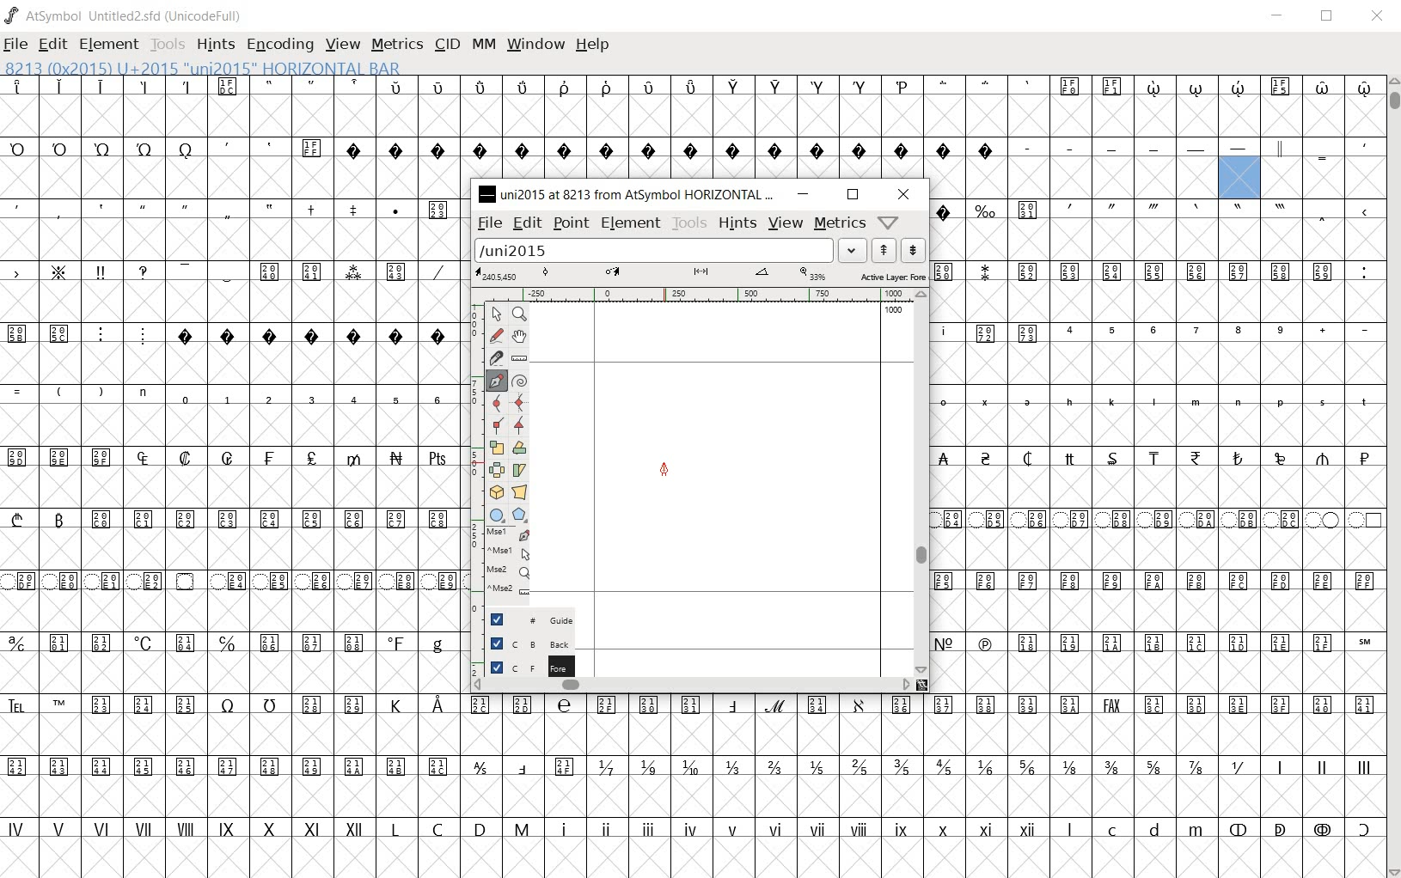 Image resolution: width=1401 pixels, height=878 pixels. Describe the element at coordinates (1379, 19) in the screenshot. I see `CLOSE` at that location.